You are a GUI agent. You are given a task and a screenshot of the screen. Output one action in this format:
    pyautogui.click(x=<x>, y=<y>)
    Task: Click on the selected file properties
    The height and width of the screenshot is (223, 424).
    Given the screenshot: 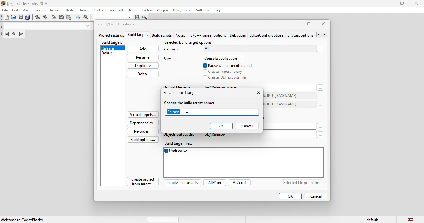 What is the action you would take?
    pyautogui.click(x=302, y=183)
    